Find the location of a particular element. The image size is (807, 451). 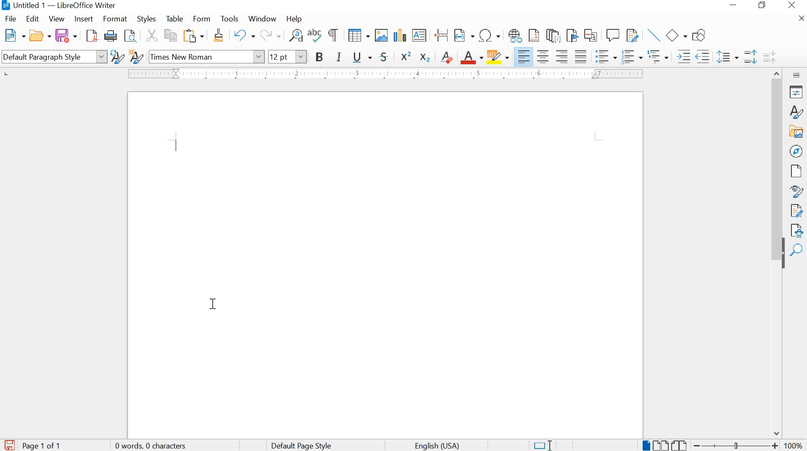

ALIGN RIGHT is located at coordinates (563, 56).